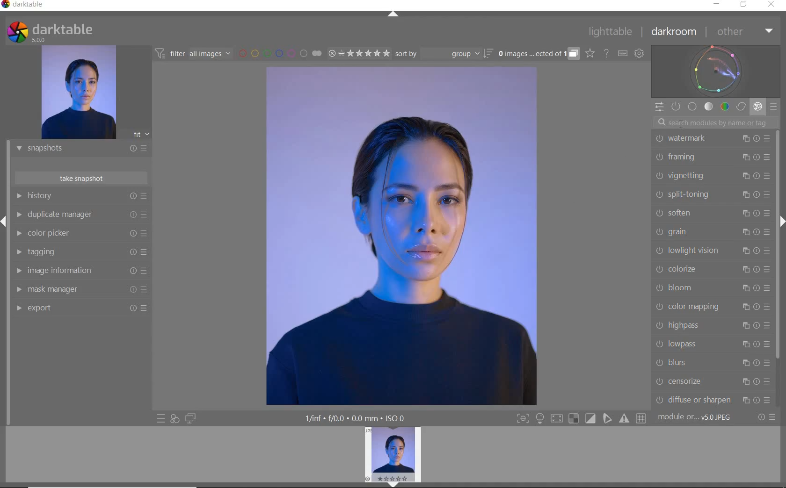  What do you see at coordinates (611, 33) in the screenshot?
I see `LIGHTTABLE` at bounding box center [611, 33].